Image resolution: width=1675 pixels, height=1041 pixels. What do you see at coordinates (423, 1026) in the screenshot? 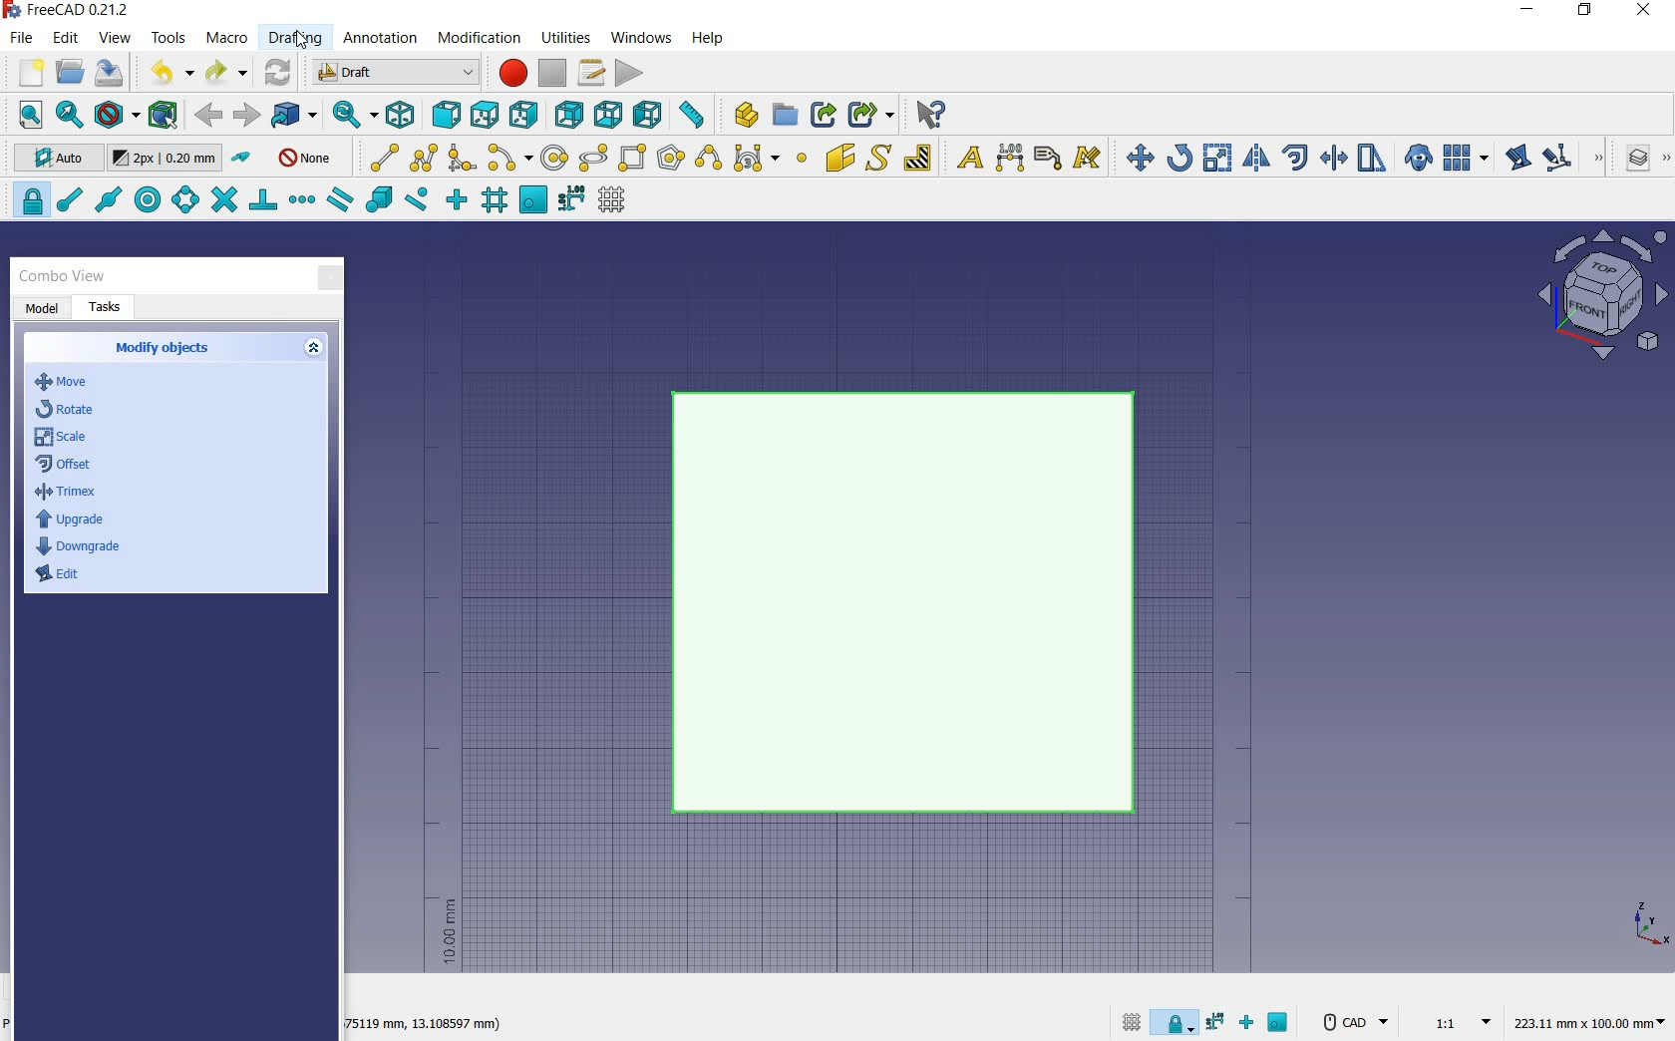
I see `dimension` at bounding box center [423, 1026].